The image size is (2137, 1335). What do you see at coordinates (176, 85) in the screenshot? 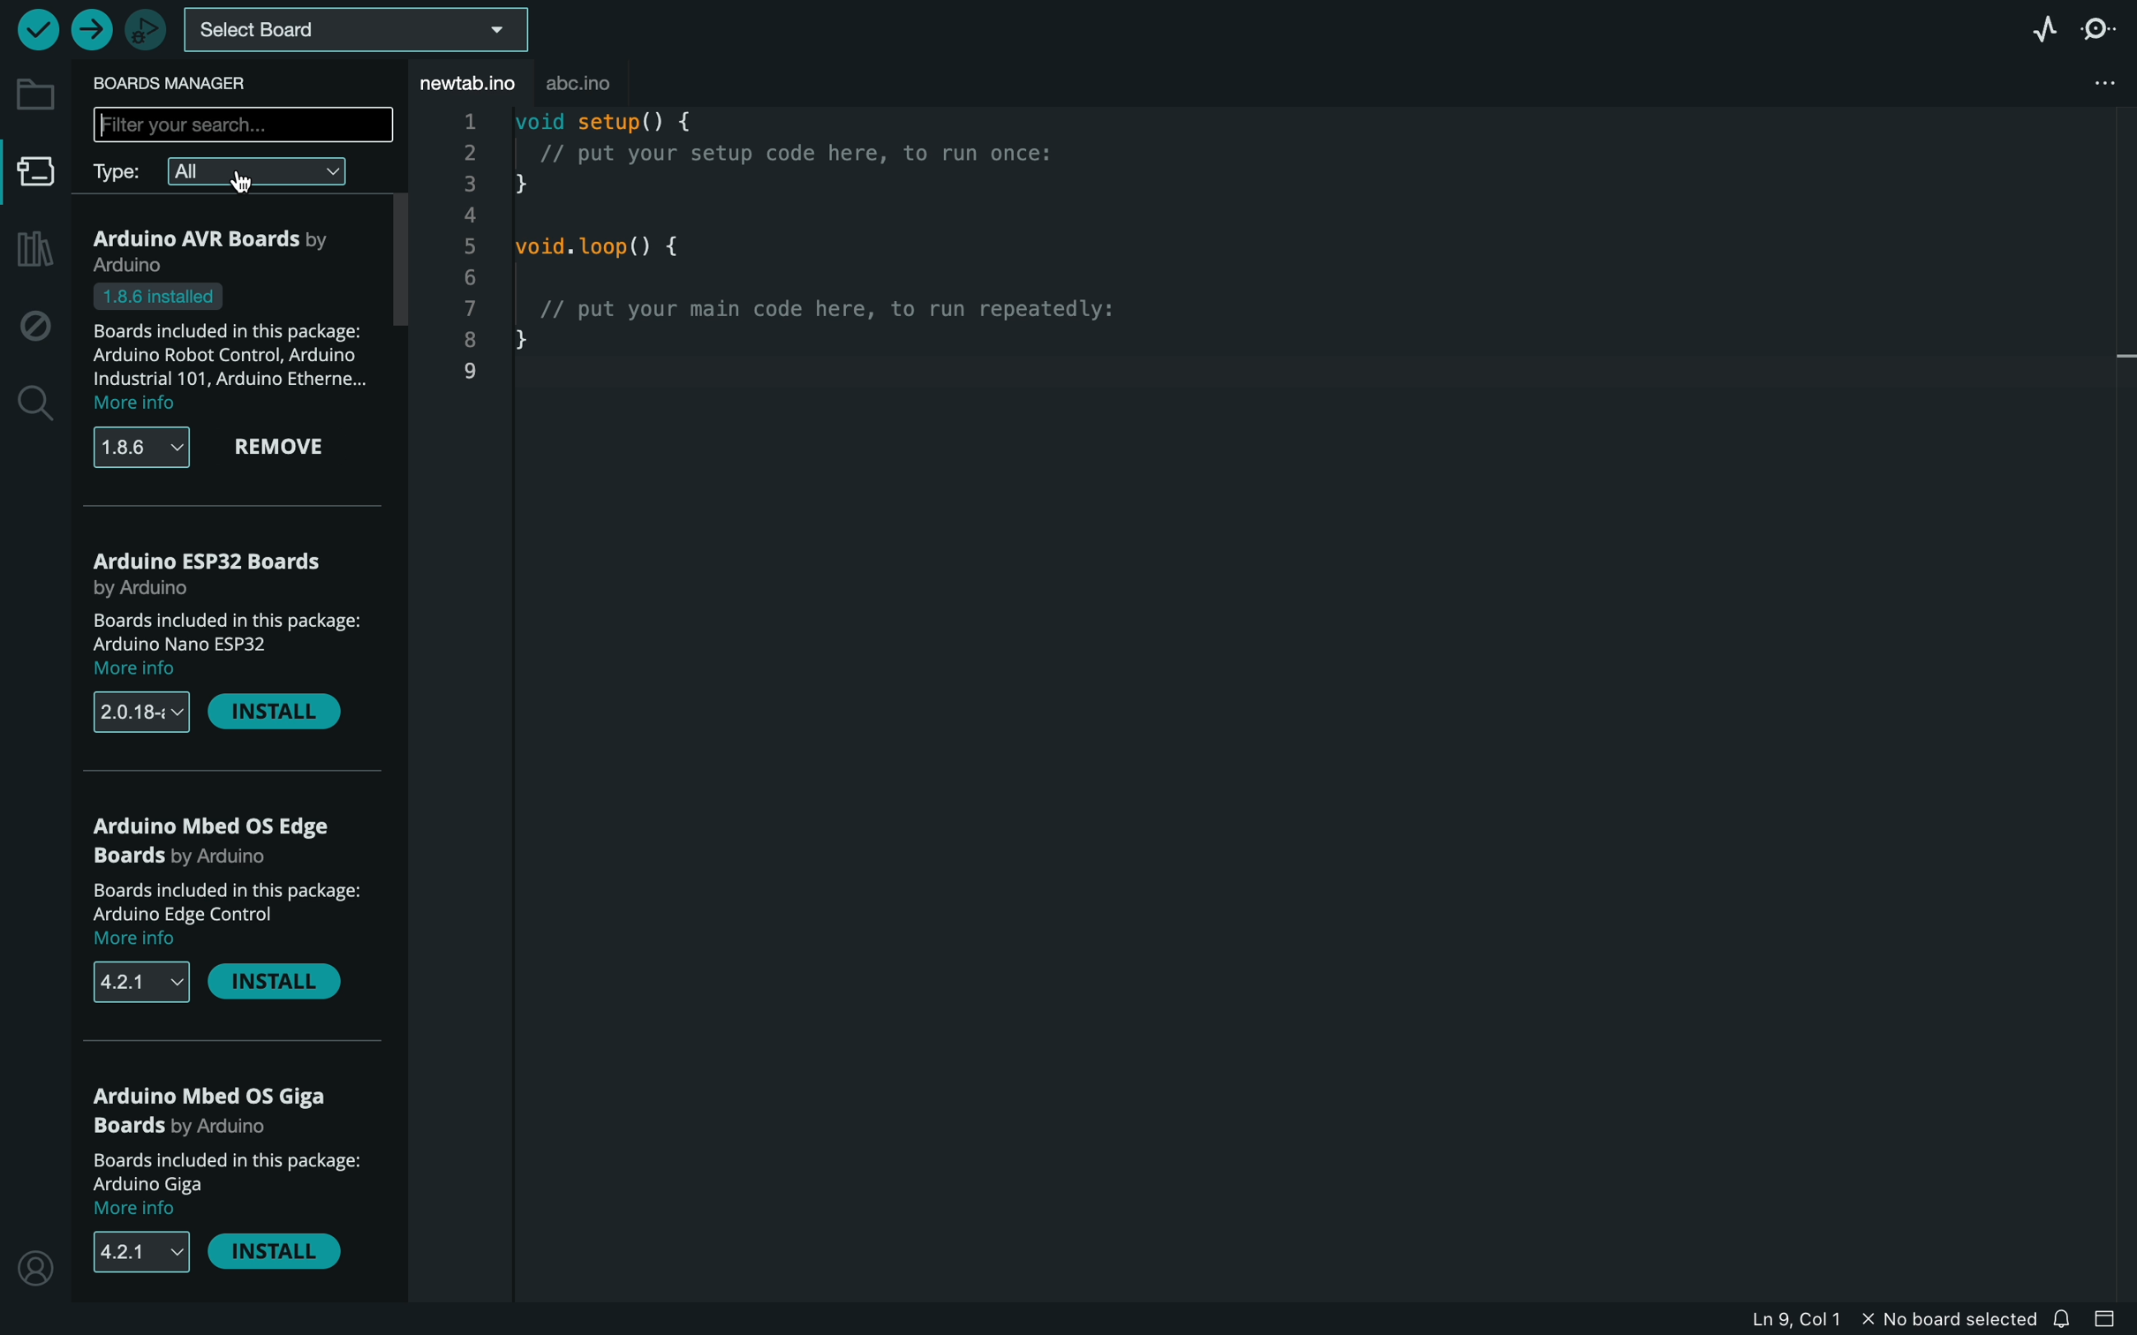
I see `boards manager` at bounding box center [176, 85].